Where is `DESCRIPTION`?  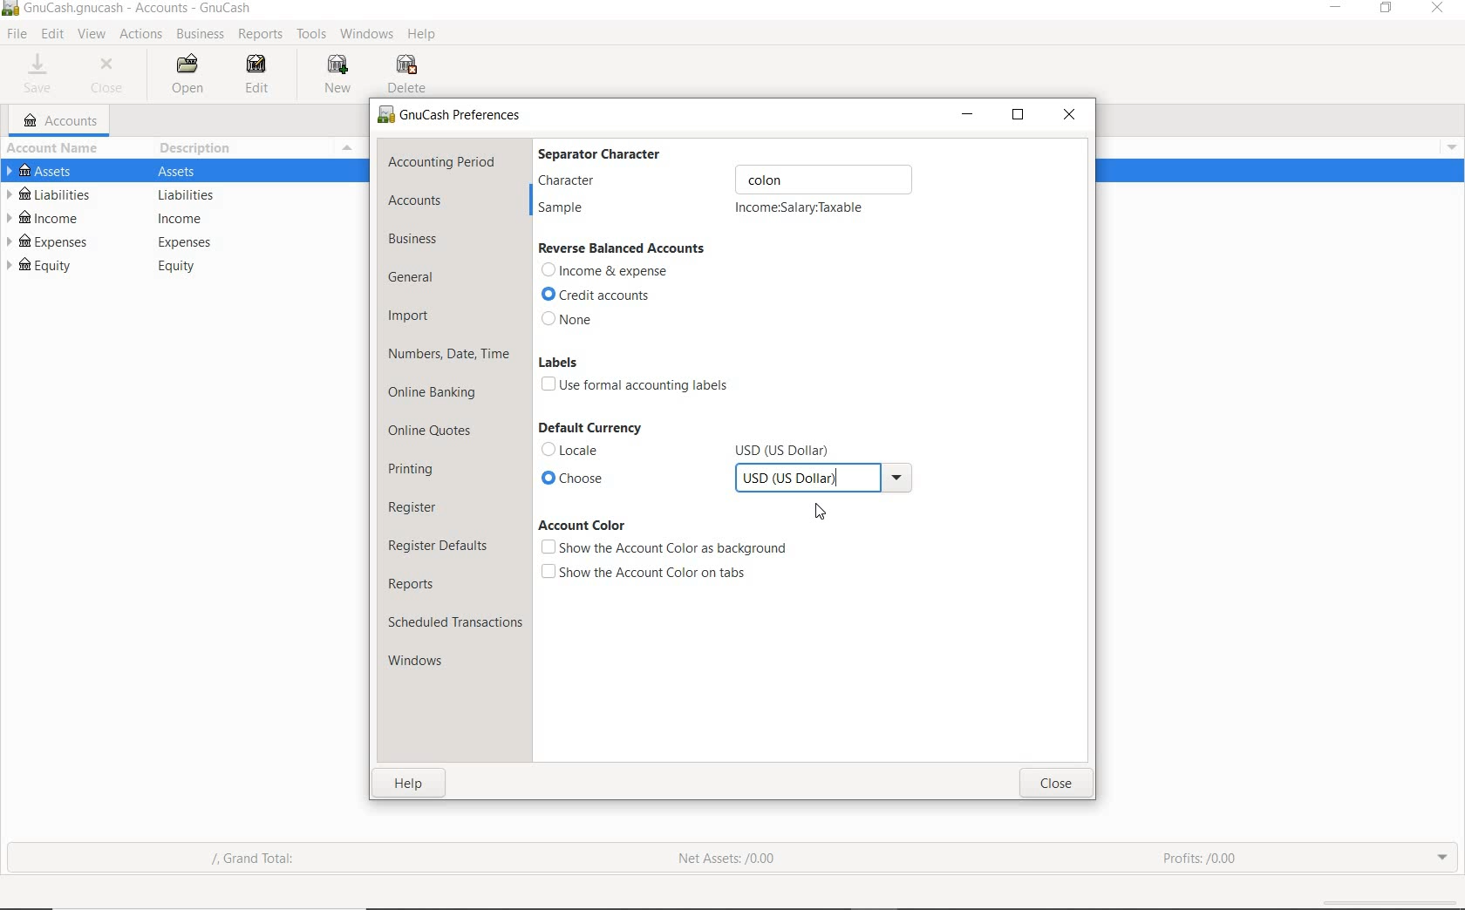 DESCRIPTION is located at coordinates (205, 150).